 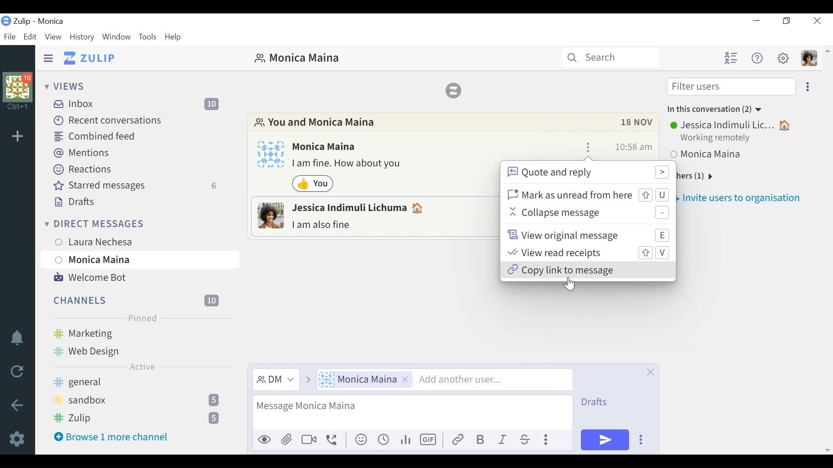 What do you see at coordinates (89, 58) in the screenshot?
I see `Go to Home View` at bounding box center [89, 58].